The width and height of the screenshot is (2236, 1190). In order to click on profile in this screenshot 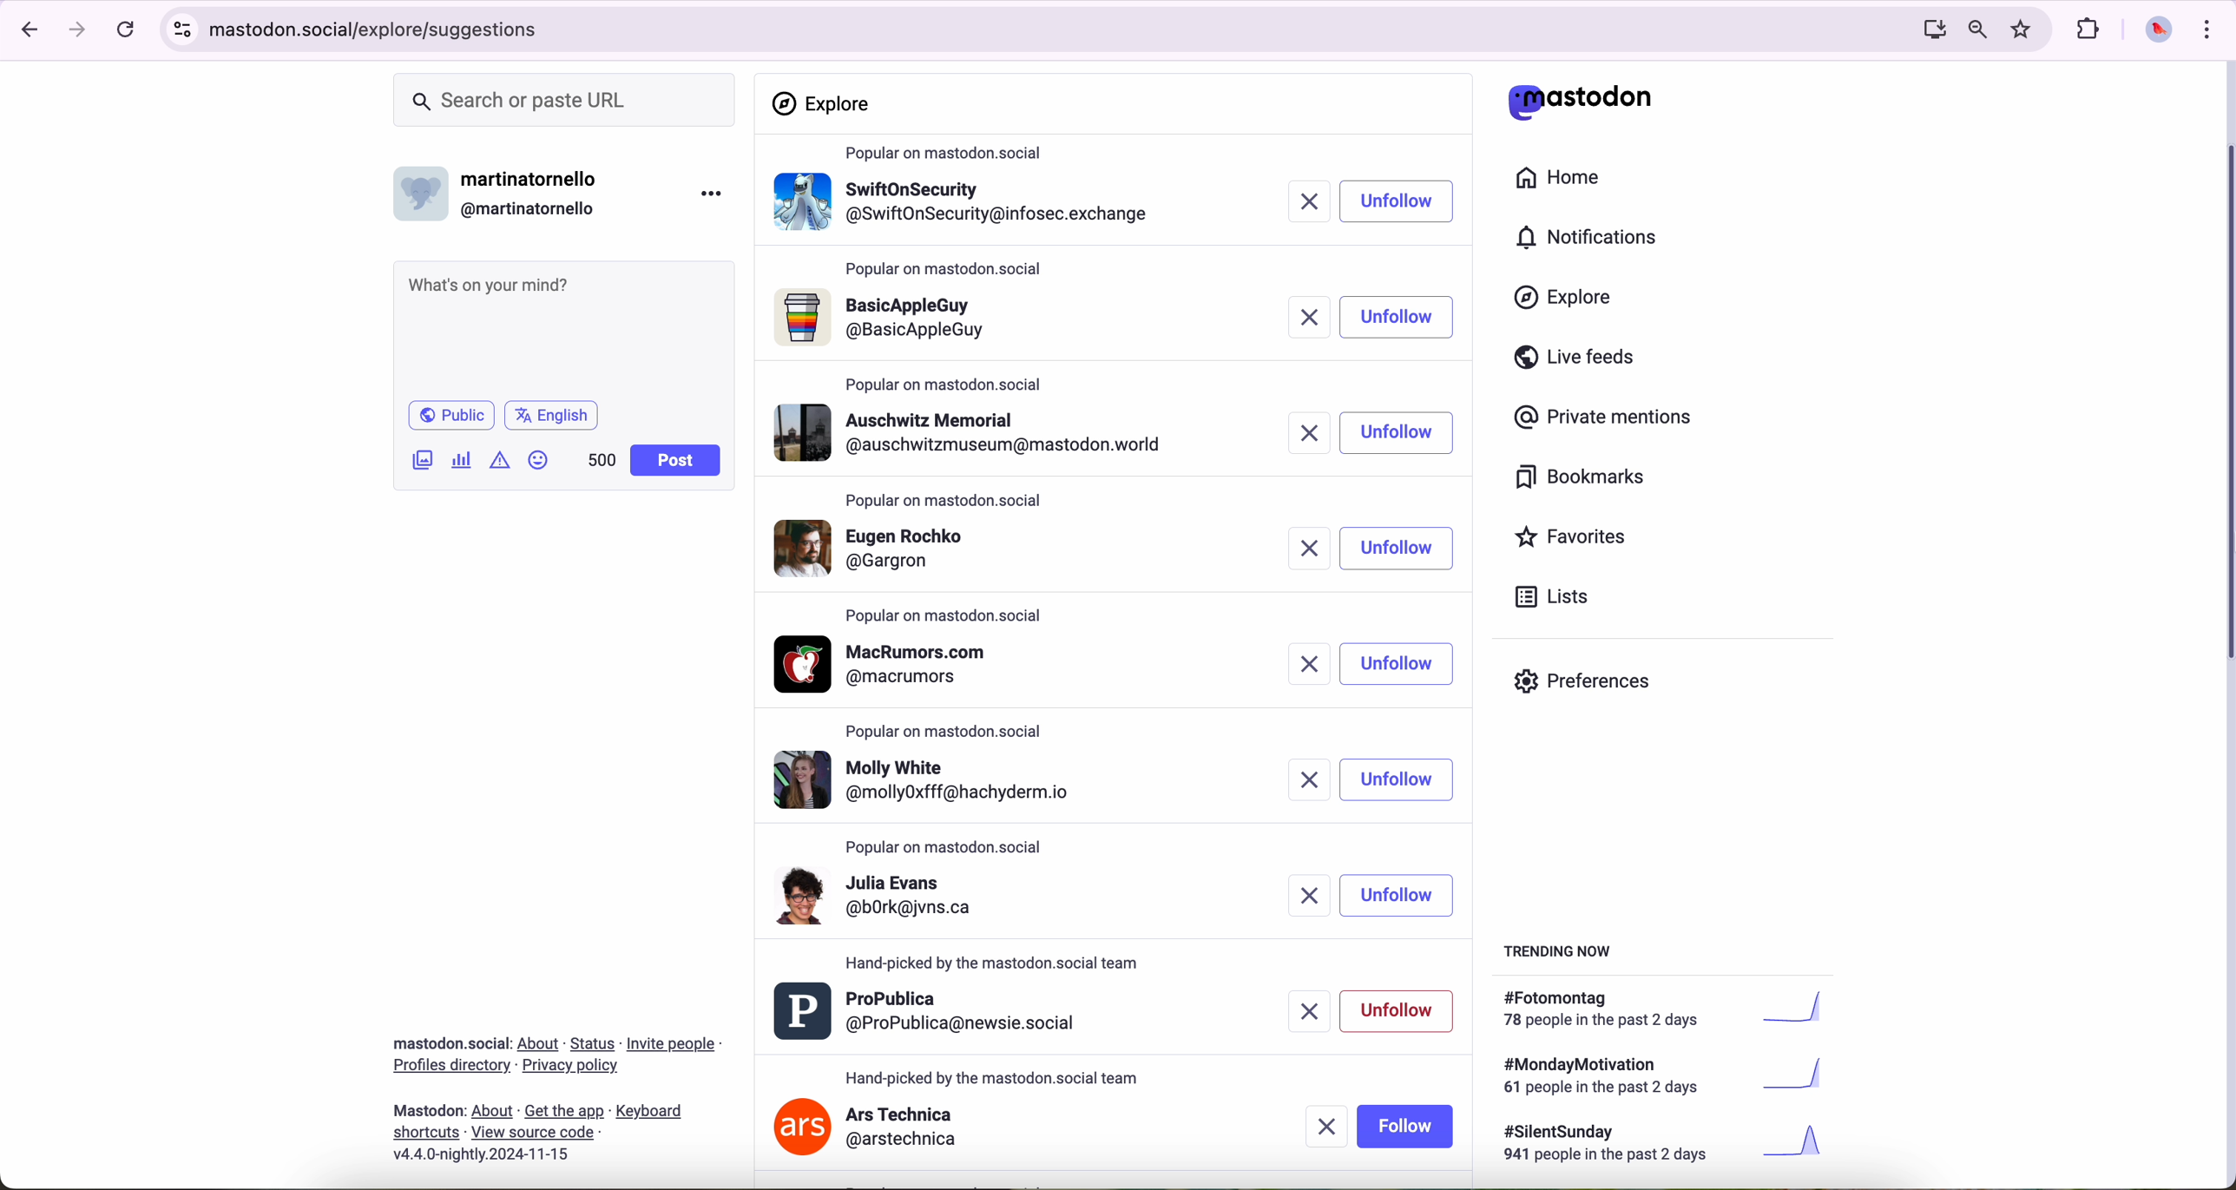, I will do `click(964, 208)`.